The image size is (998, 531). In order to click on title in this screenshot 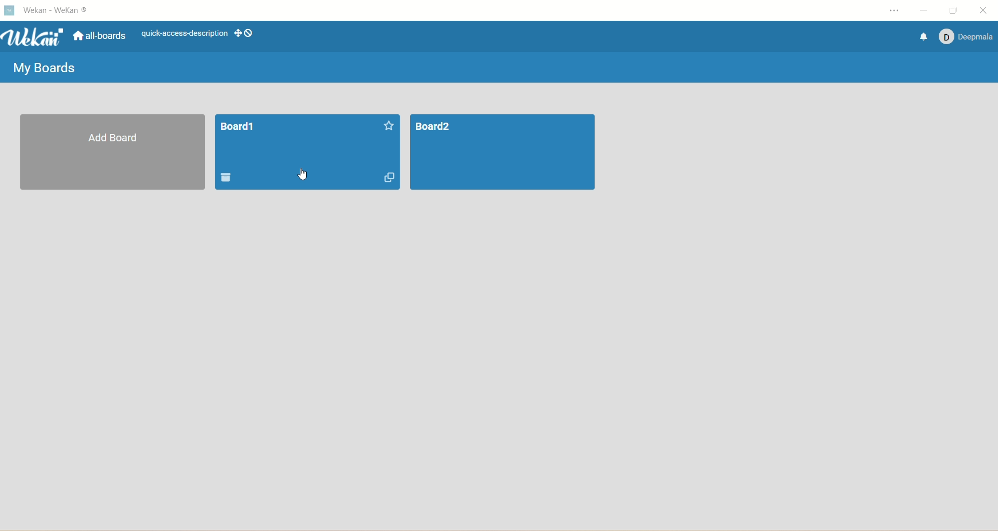, I will do `click(60, 10)`.